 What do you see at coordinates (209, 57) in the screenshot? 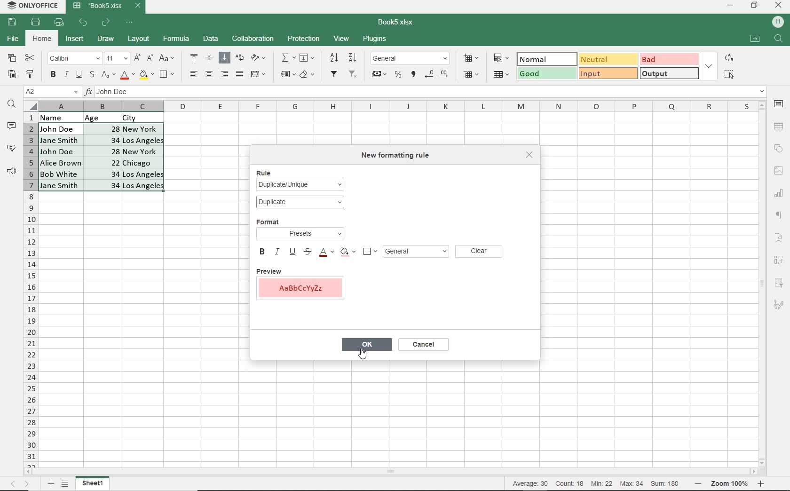
I see `ALIGN MIDDLE` at bounding box center [209, 57].